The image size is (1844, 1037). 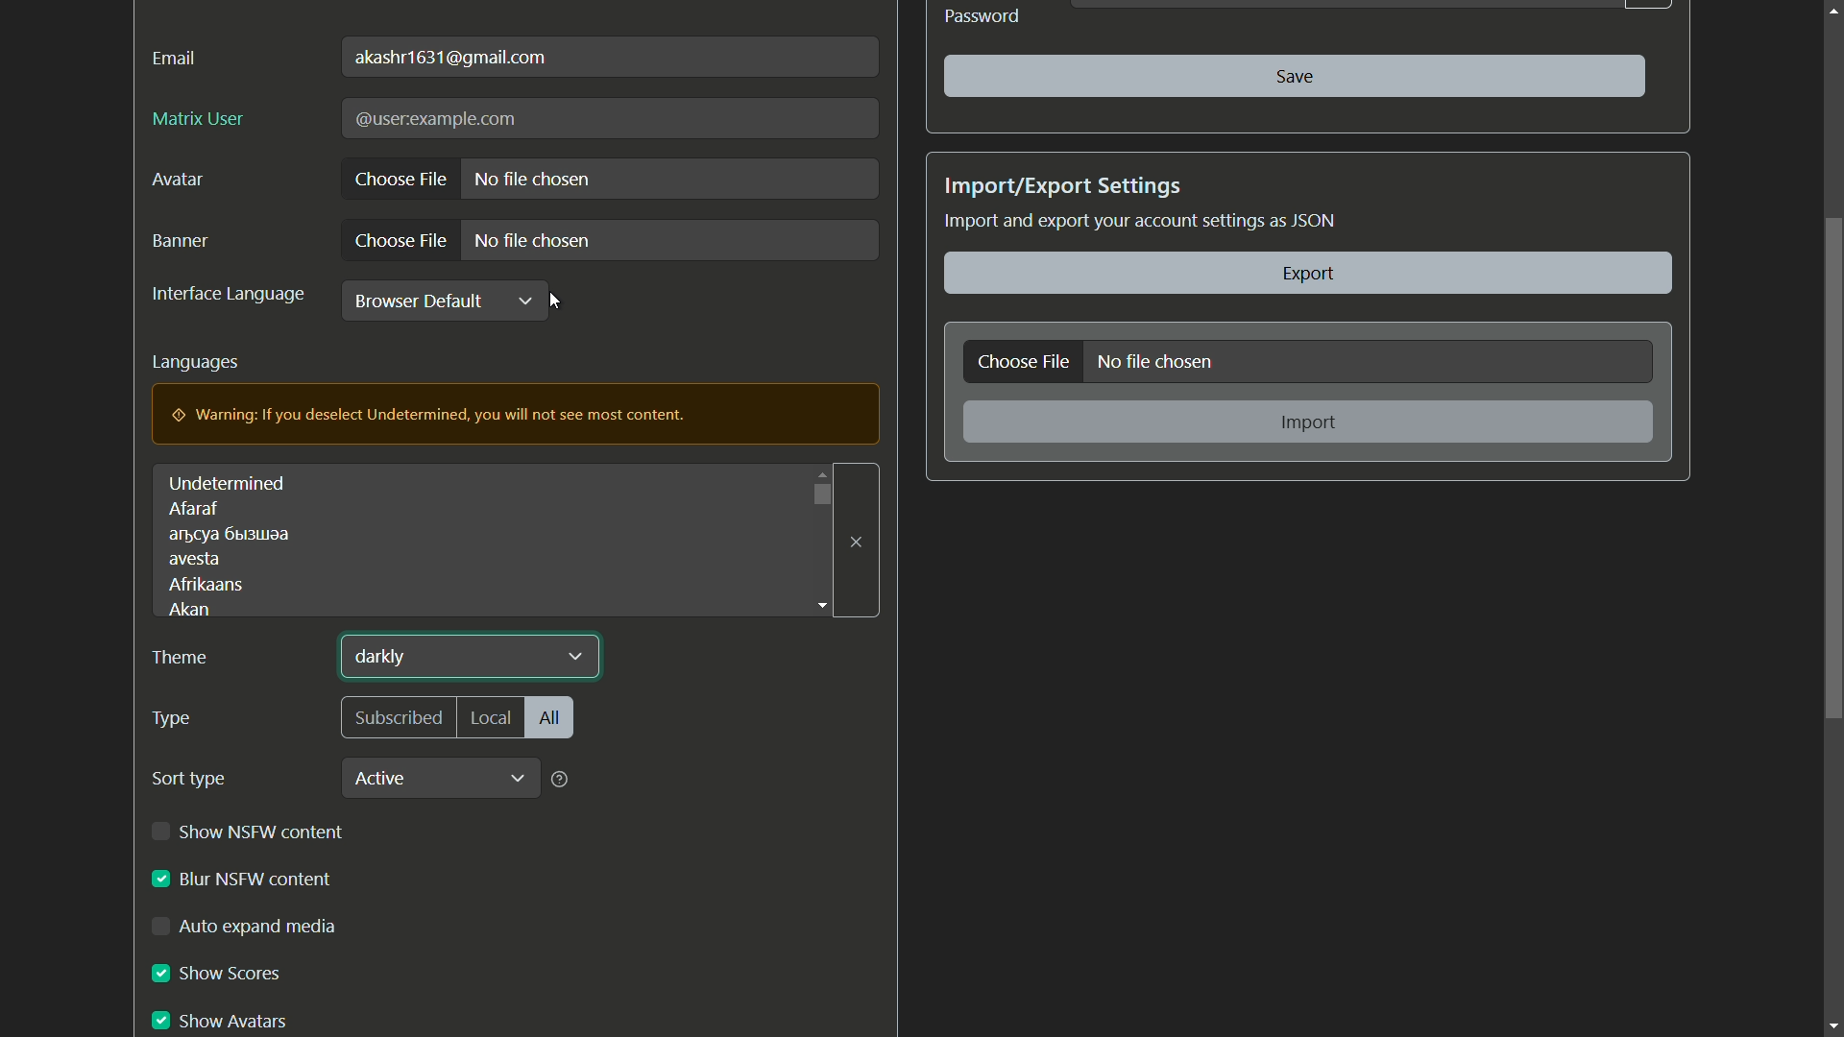 I want to click on interface language, so click(x=229, y=296).